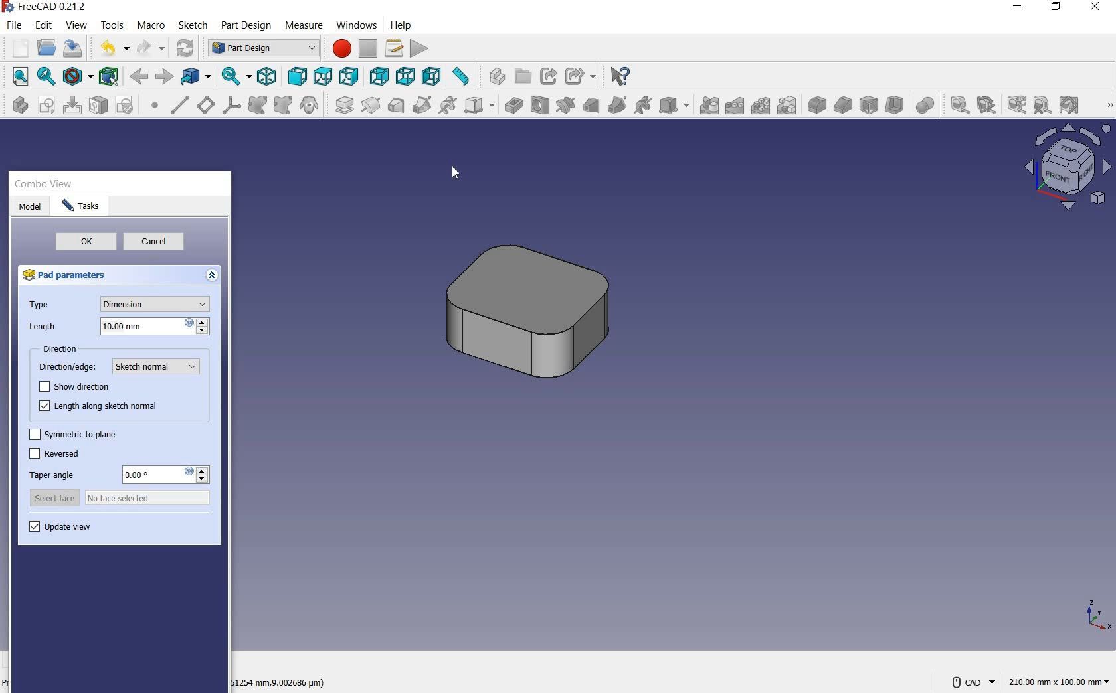  What do you see at coordinates (193, 25) in the screenshot?
I see `sketch` at bounding box center [193, 25].